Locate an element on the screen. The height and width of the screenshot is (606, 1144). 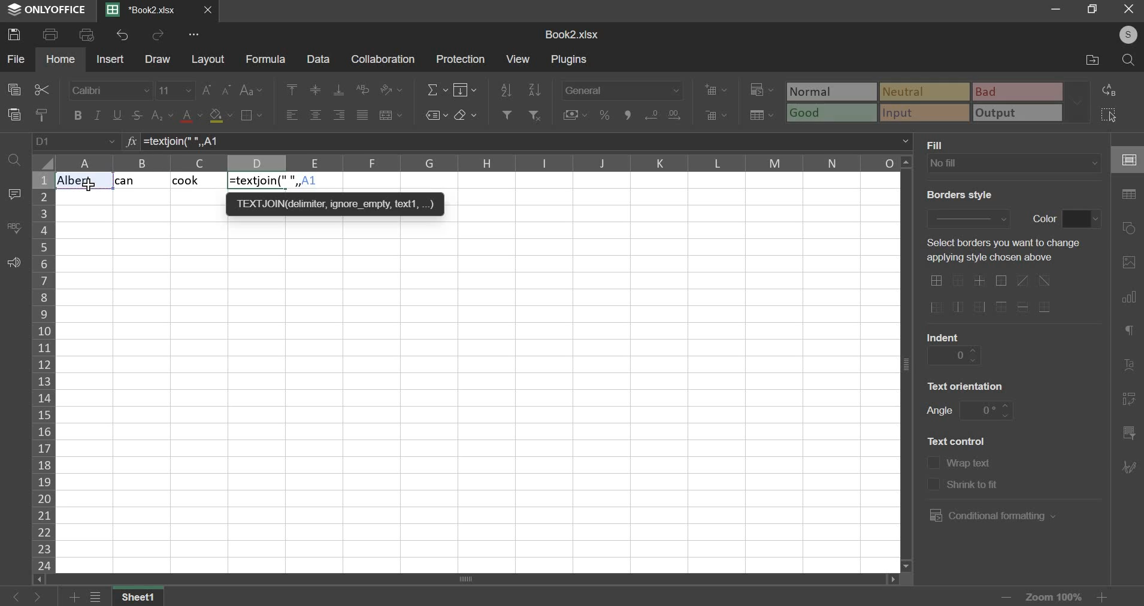
orientation is located at coordinates (391, 89).